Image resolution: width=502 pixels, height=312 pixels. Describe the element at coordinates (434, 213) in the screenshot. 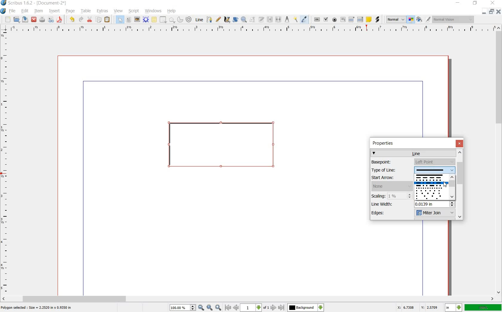

I see `milter join` at that location.